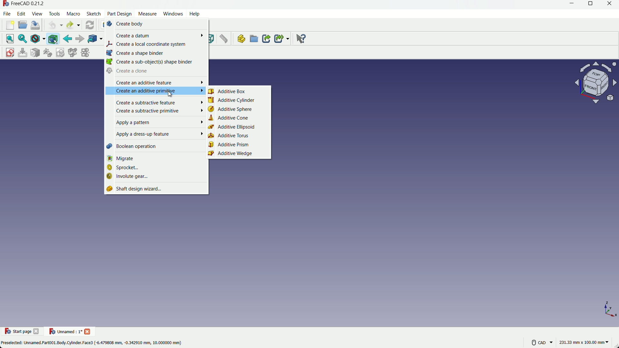 The height and width of the screenshot is (348, 619). Describe the element at coordinates (239, 155) in the screenshot. I see `additive wedge` at that location.